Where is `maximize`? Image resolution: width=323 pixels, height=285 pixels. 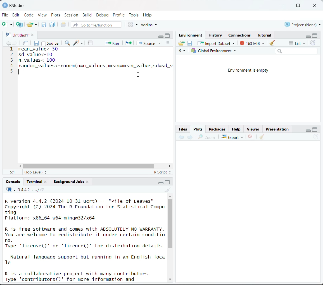
maximize is located at coordinates (315, 129).